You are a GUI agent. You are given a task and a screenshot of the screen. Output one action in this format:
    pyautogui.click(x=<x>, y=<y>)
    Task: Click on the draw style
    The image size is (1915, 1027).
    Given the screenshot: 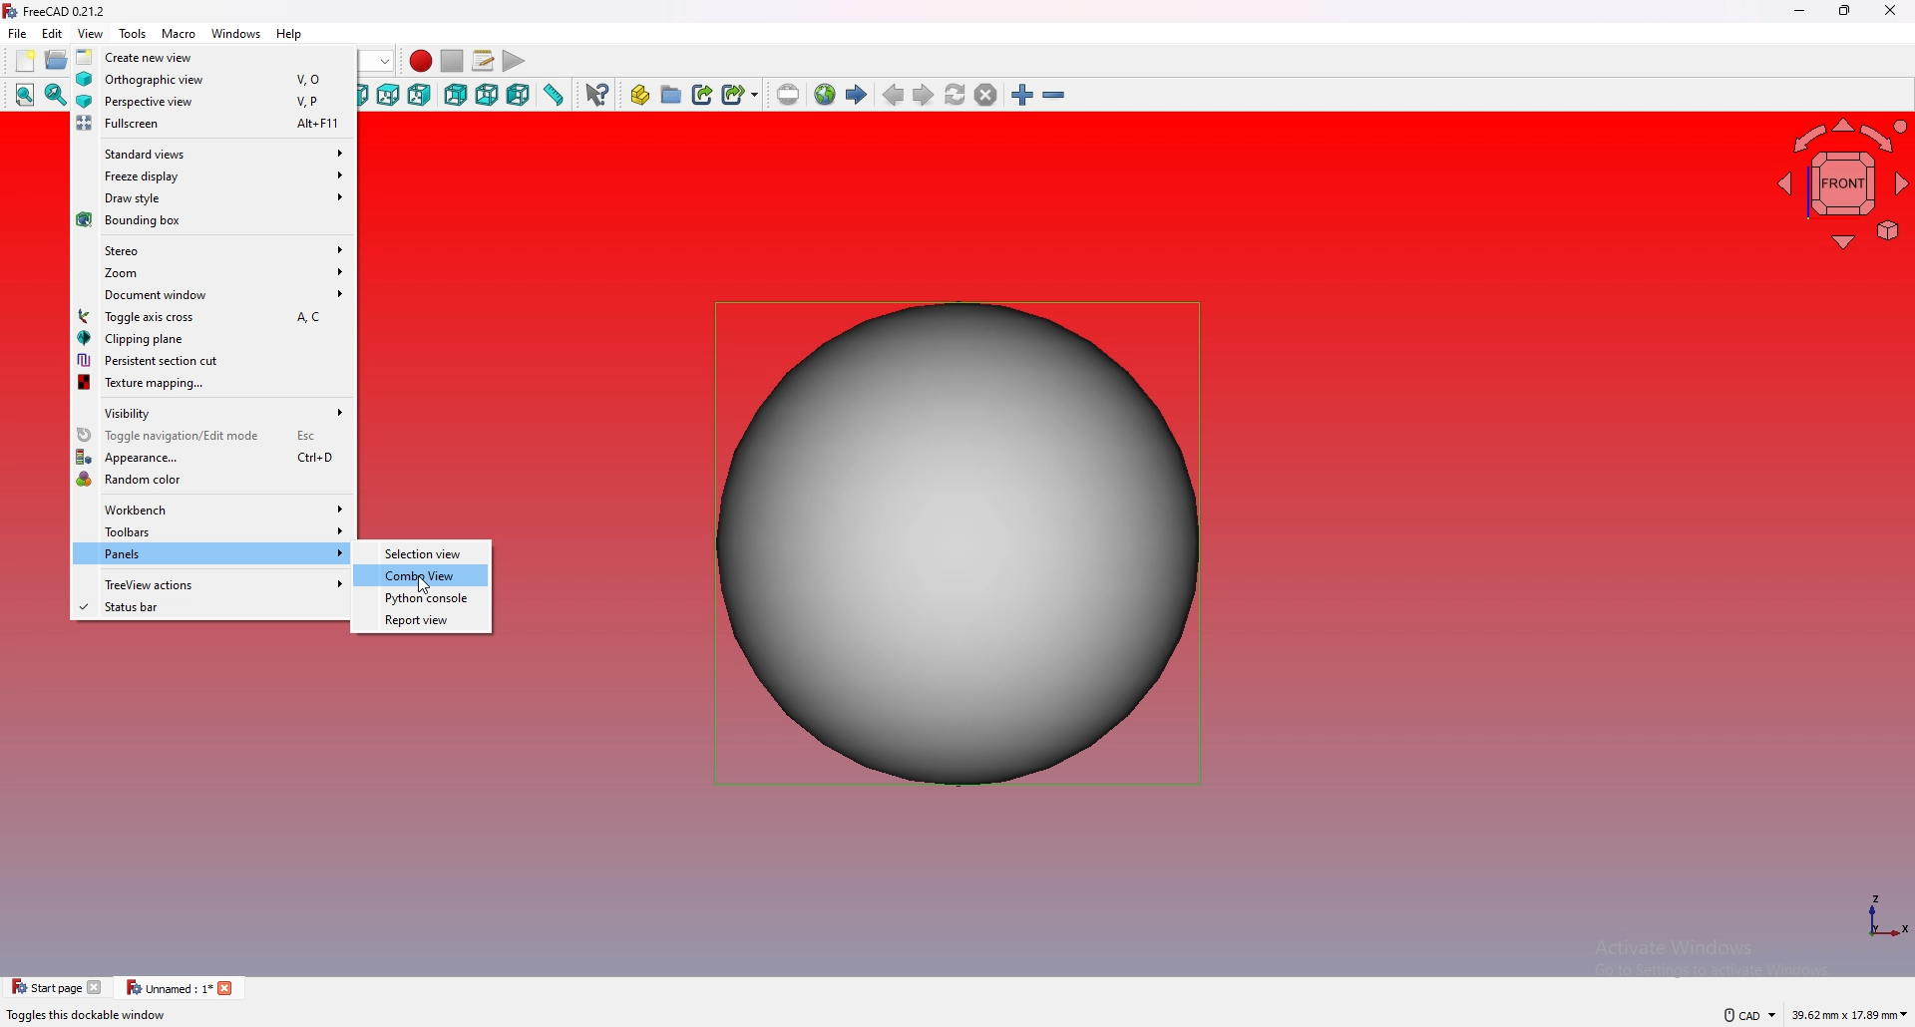 What is the action you would take?
    pyautogui.click(x=213, y=197)
    